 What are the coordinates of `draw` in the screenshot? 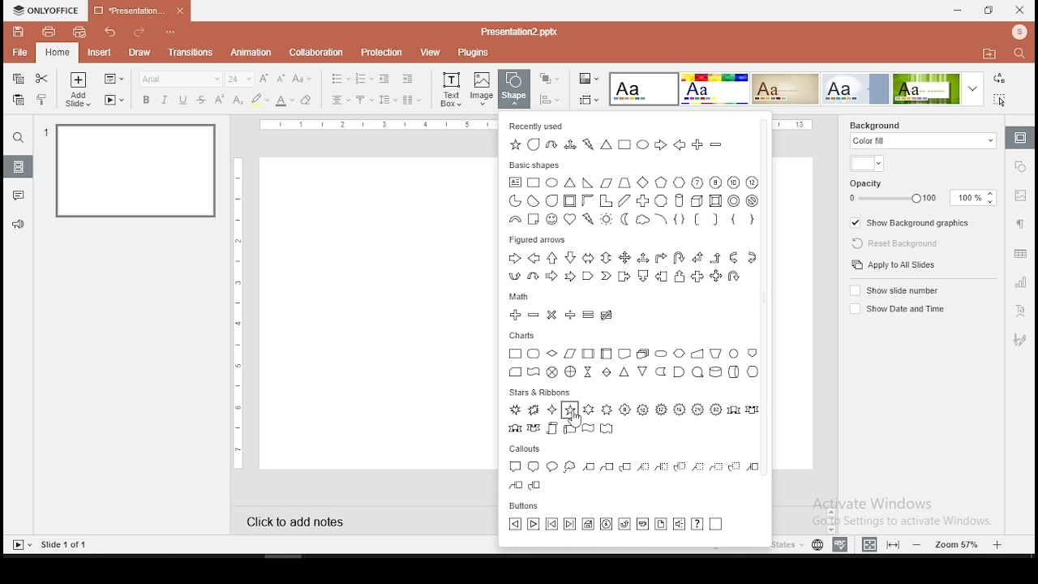 It's located at (140, 53).